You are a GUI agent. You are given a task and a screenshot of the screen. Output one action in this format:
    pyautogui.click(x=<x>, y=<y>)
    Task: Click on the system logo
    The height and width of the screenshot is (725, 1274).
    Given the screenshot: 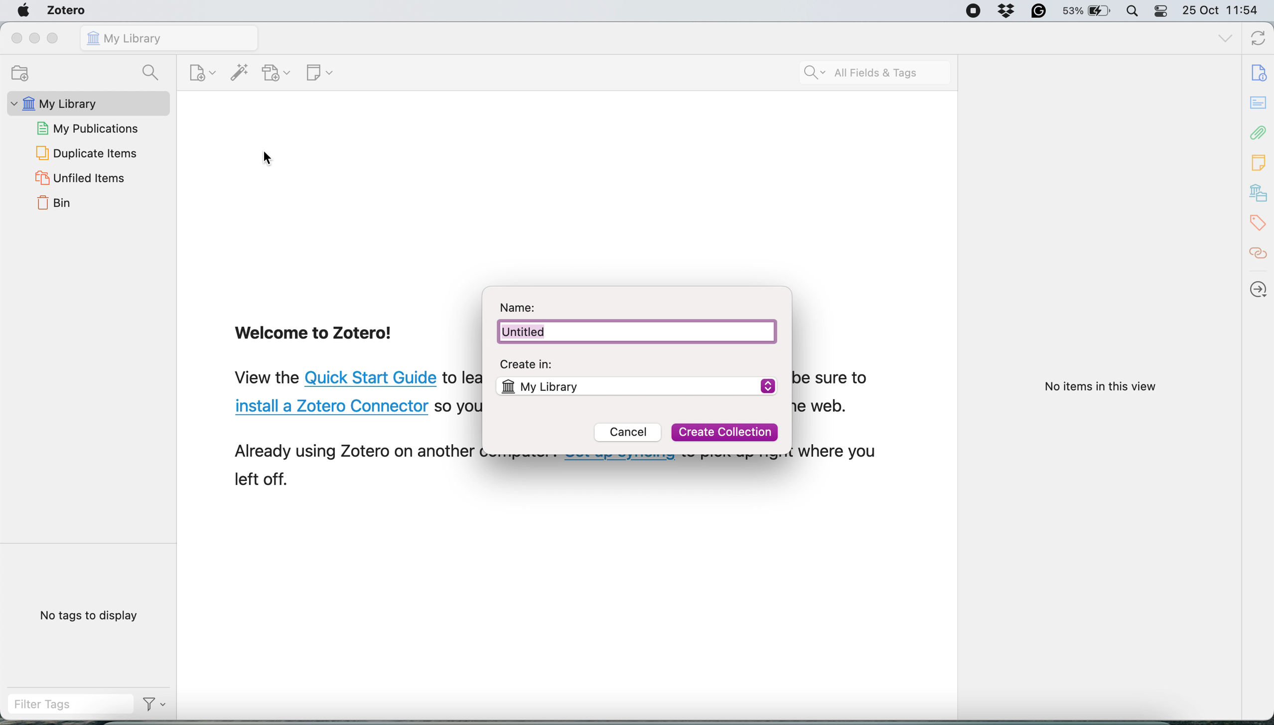 What is the action you would take?
    pyautogui.click(x=22, y=10)
    